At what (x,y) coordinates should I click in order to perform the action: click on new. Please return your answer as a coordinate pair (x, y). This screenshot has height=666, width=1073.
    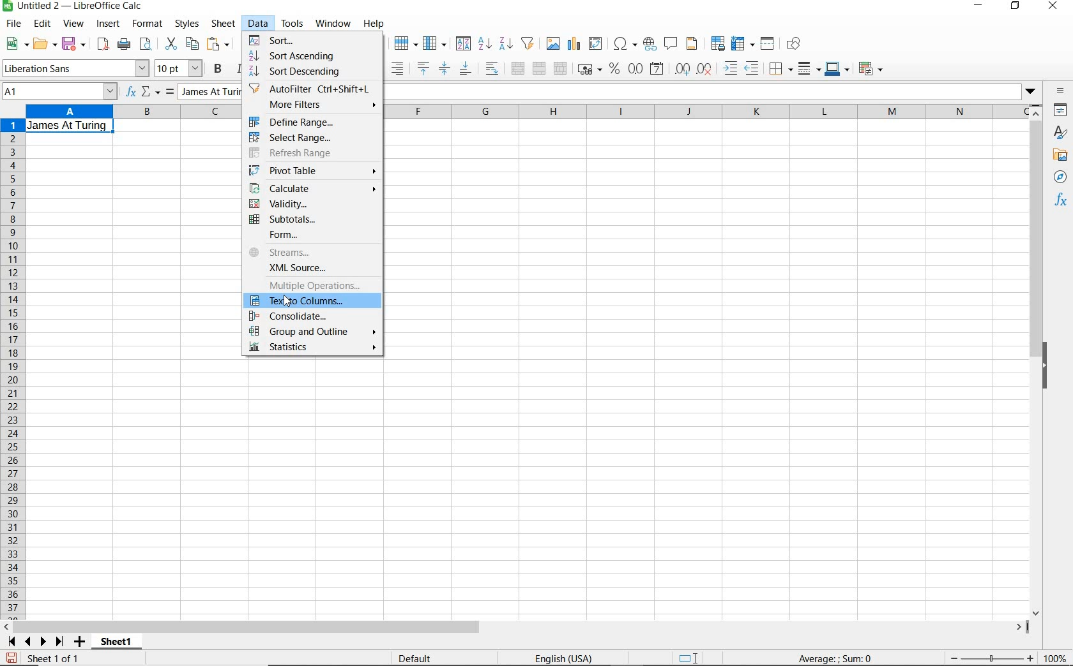
    Looking at the image, I should click on (16, 44).